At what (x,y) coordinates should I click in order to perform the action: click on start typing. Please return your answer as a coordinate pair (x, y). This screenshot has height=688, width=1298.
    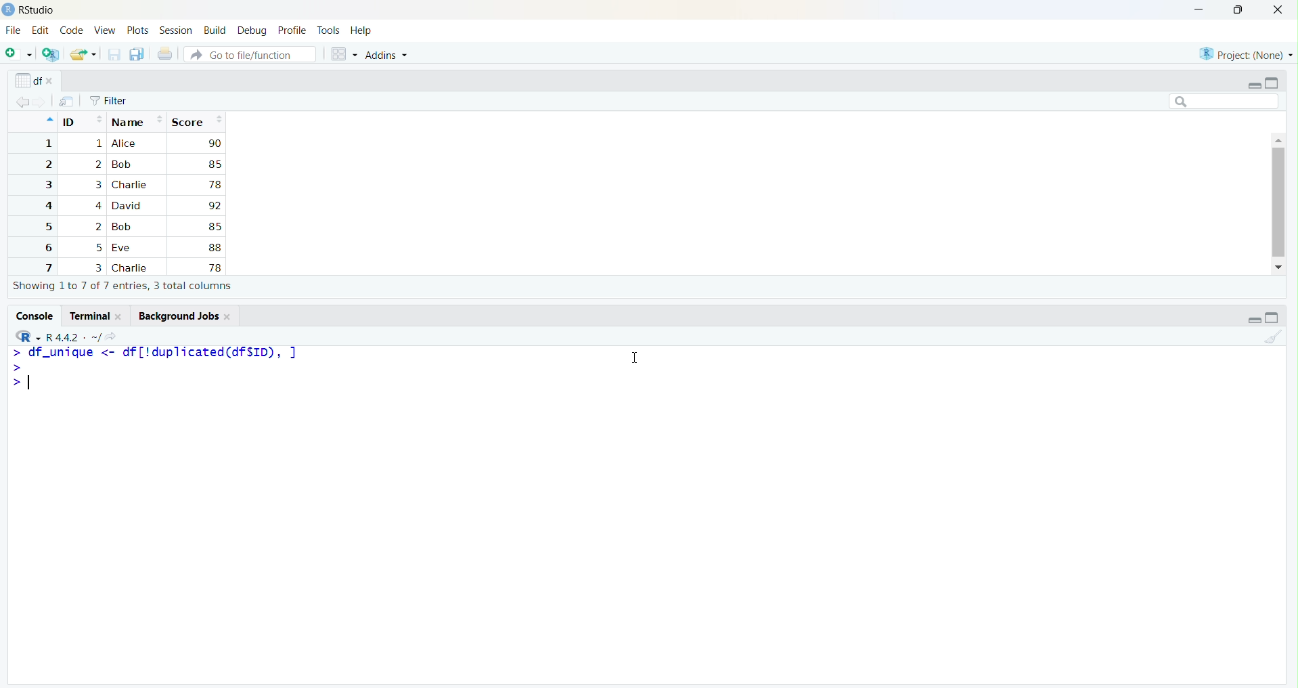
    Looking at the image, I should click on (14, 353).